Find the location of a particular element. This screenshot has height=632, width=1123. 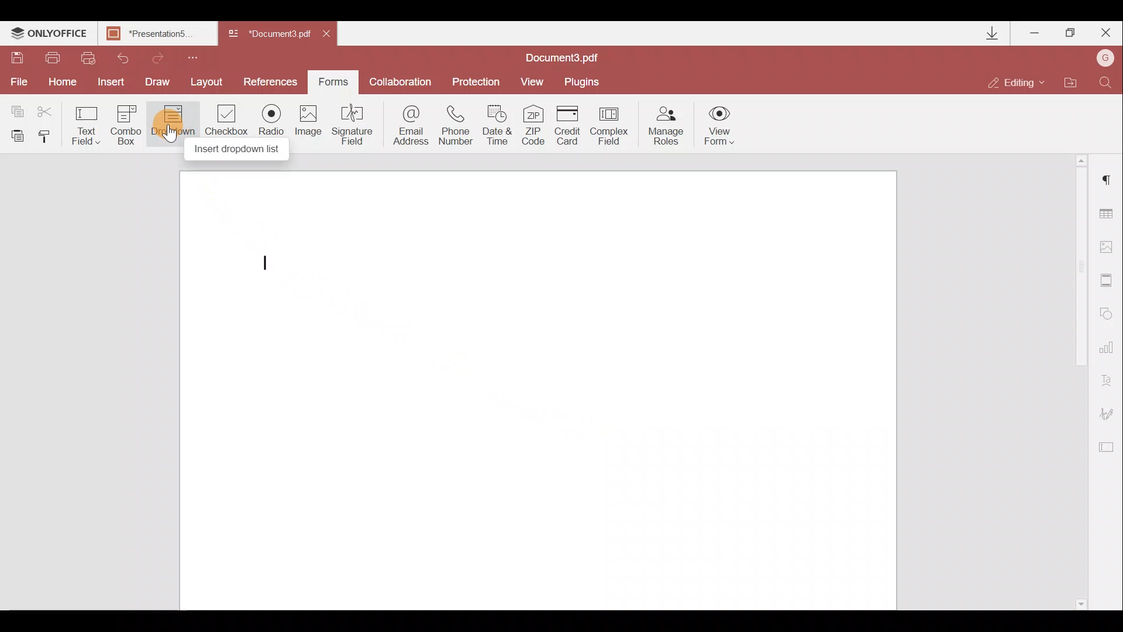

ZIP code is located at coordinates (536, 125).